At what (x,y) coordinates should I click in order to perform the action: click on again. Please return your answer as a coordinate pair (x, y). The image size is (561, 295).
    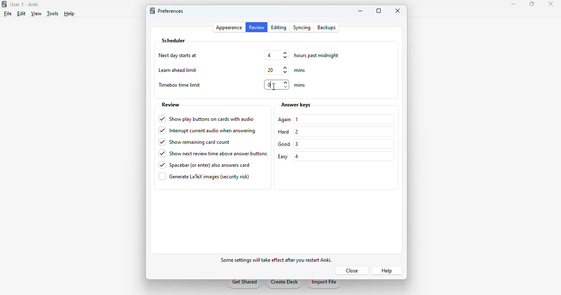
    Looking at the image, I should click on (285, 120).